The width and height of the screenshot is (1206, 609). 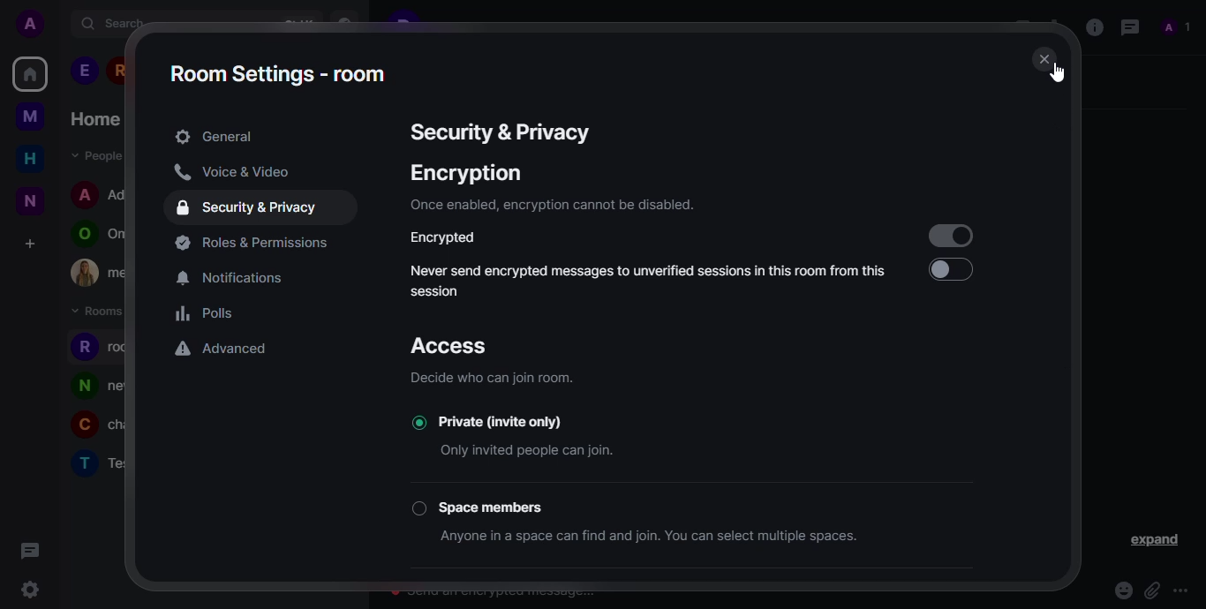 I want to click on encrypted, so click(x=450, y=238).